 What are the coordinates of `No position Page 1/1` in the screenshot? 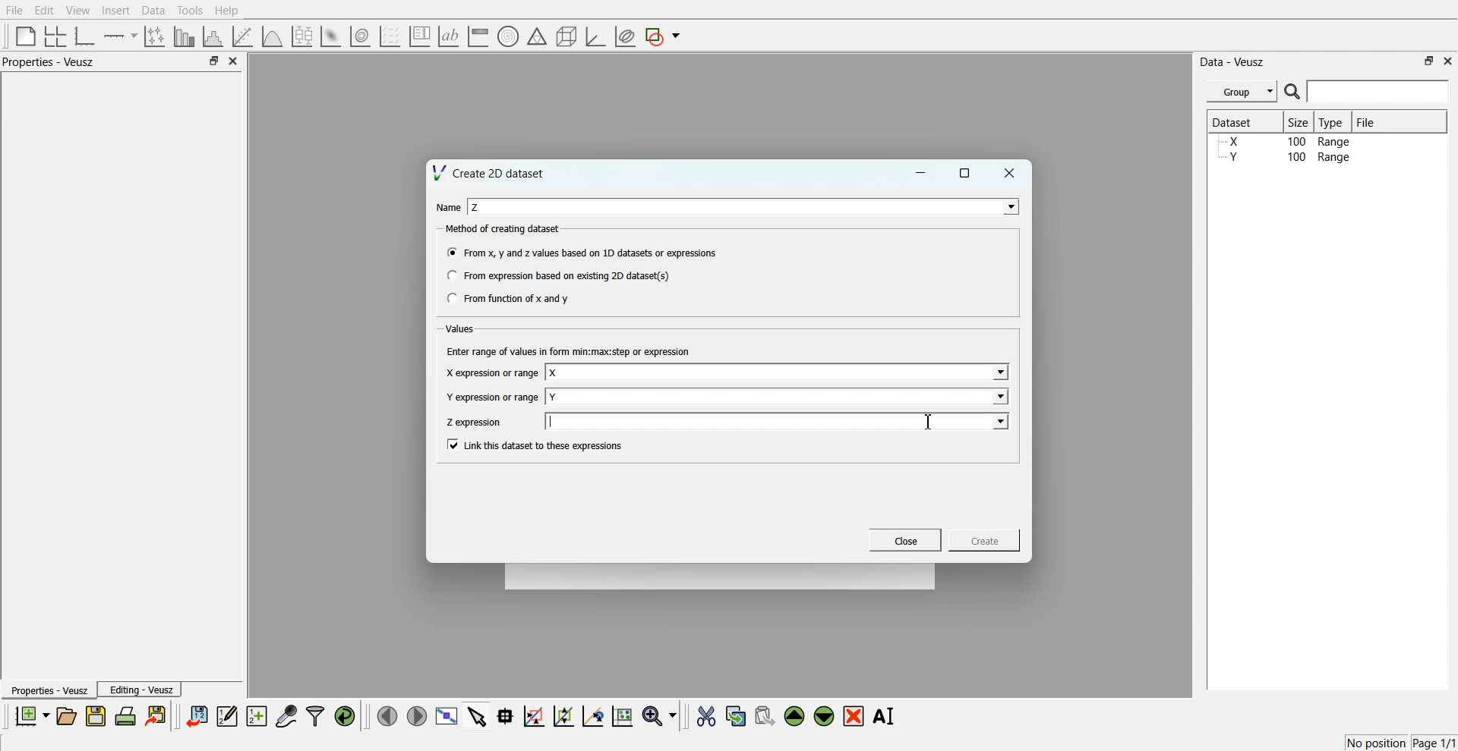 It's located at (1400, 743).